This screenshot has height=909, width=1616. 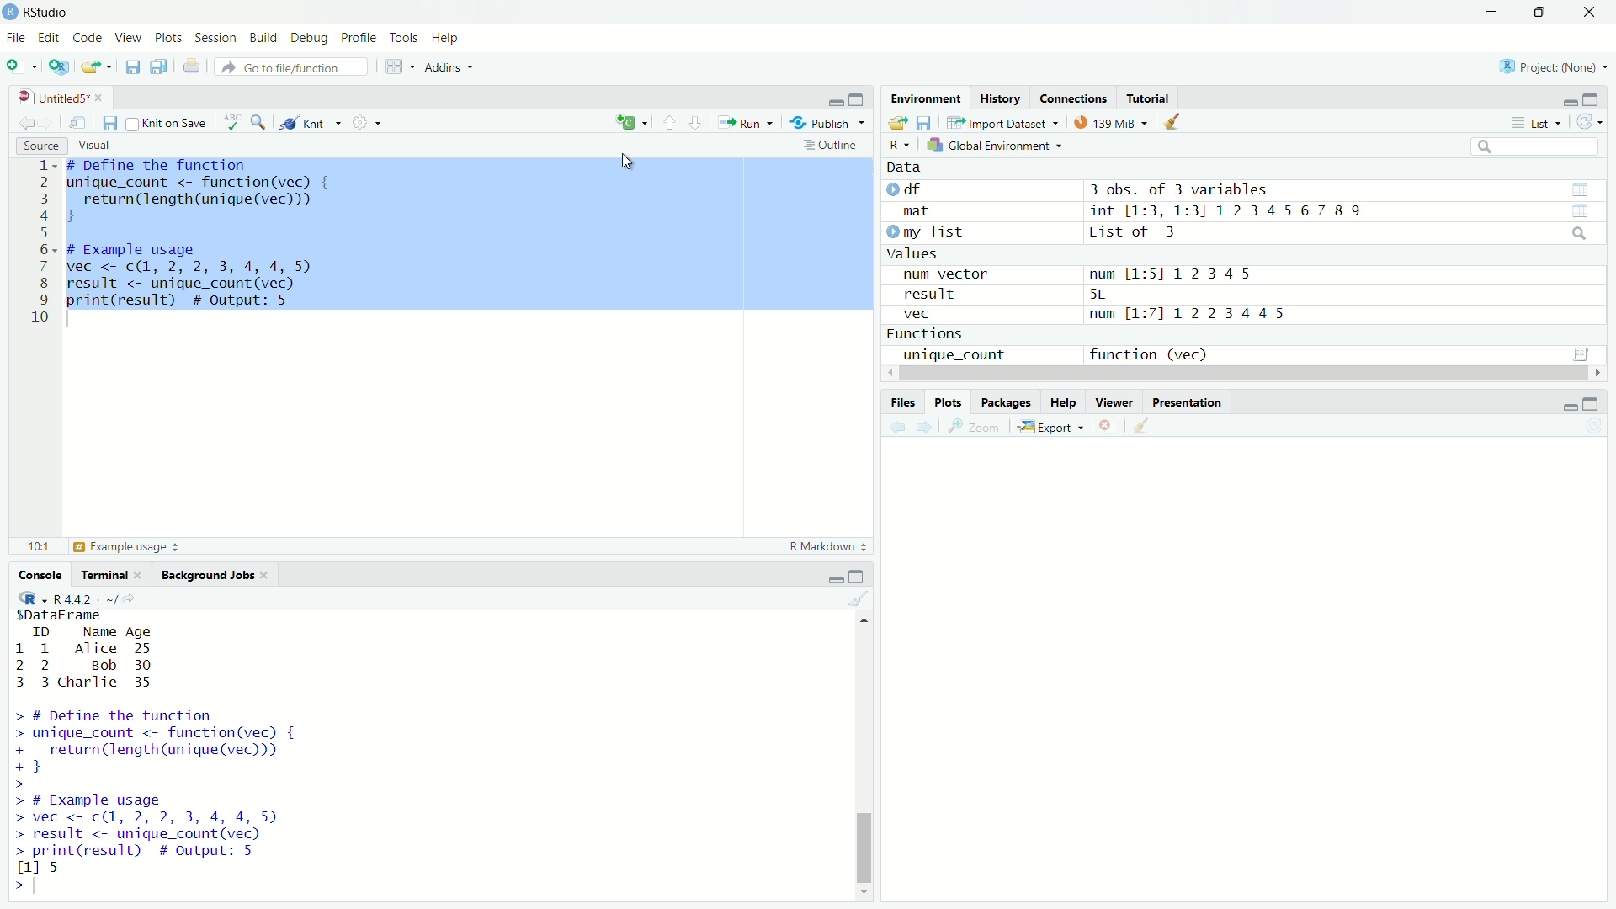 I want to click on view data, so click(x=1580, y=189).